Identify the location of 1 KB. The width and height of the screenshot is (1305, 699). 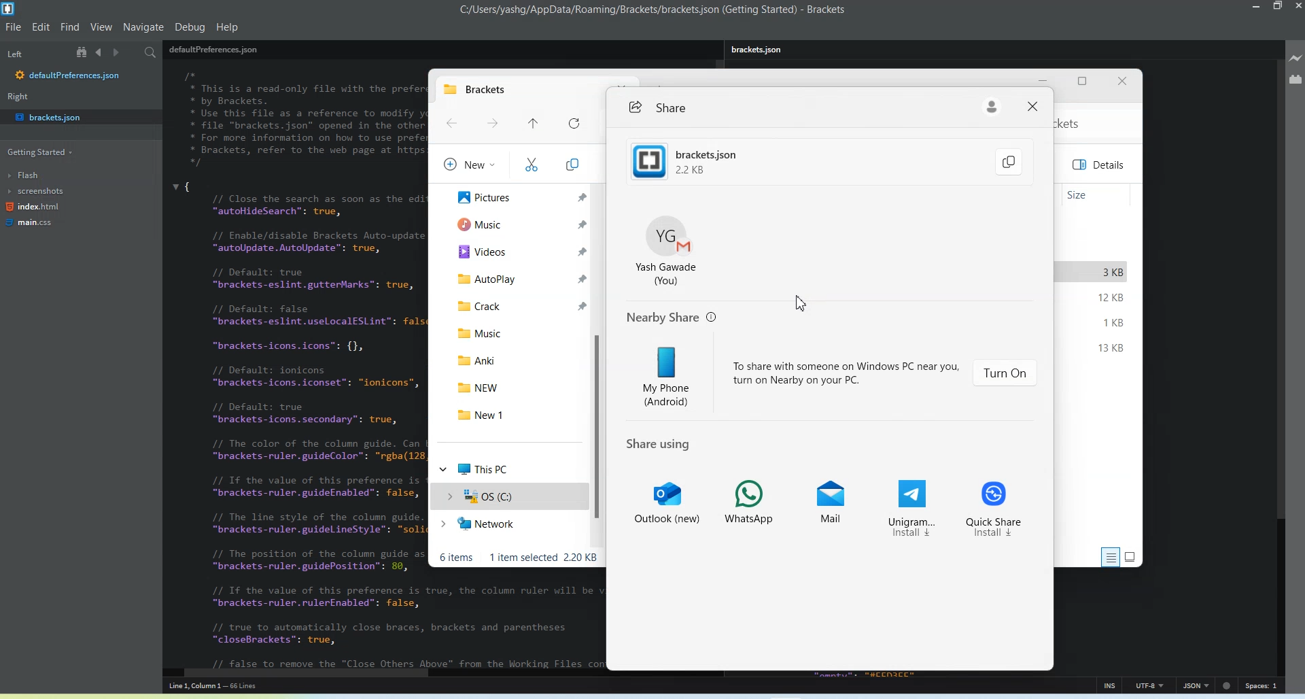
(1113, 324).